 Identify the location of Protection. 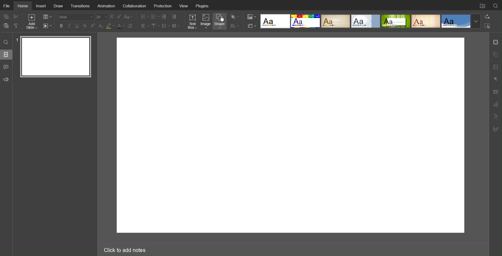
(163, 6).